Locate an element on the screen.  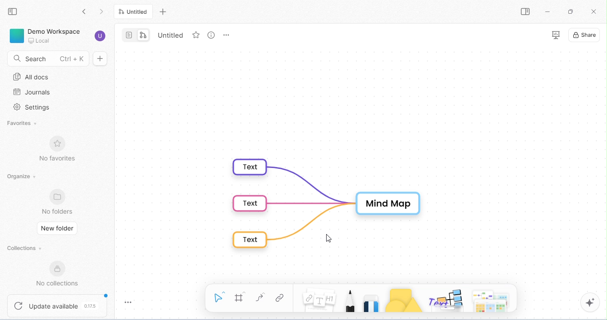
tab name is located at coordinates (174, 35).